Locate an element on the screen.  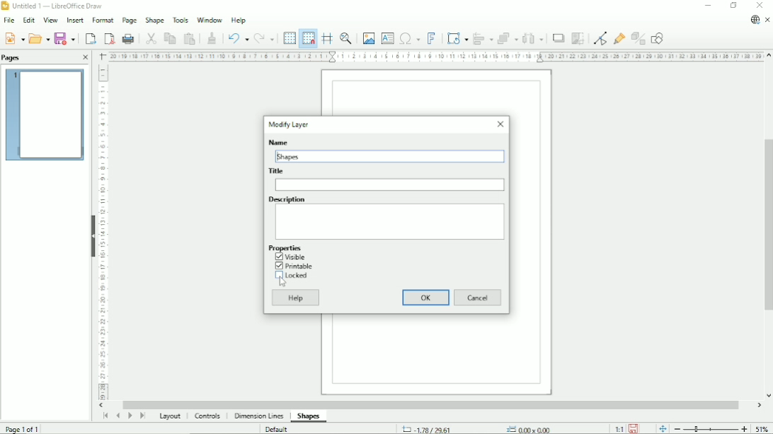
Tools is located at coordinates (180, 20).